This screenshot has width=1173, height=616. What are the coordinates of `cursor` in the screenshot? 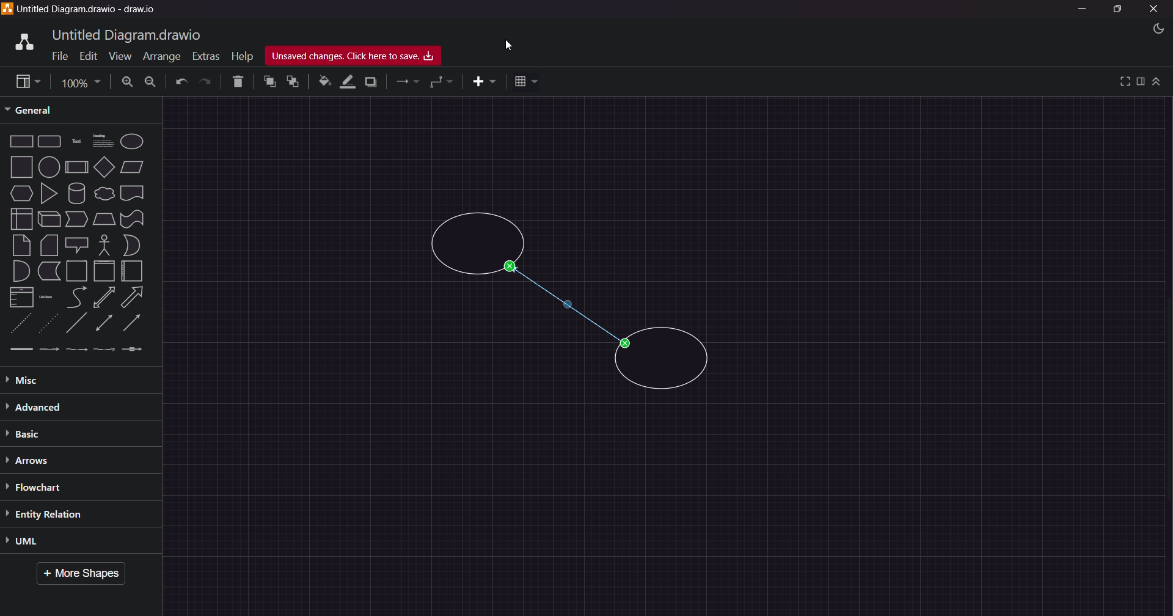 It's located at (510, 46).